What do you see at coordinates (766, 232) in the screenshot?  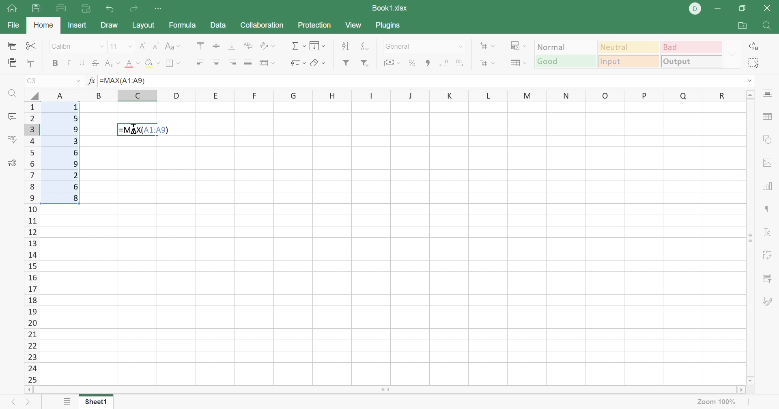 I see `Text  Art settings` at bounding box center [766, 232].